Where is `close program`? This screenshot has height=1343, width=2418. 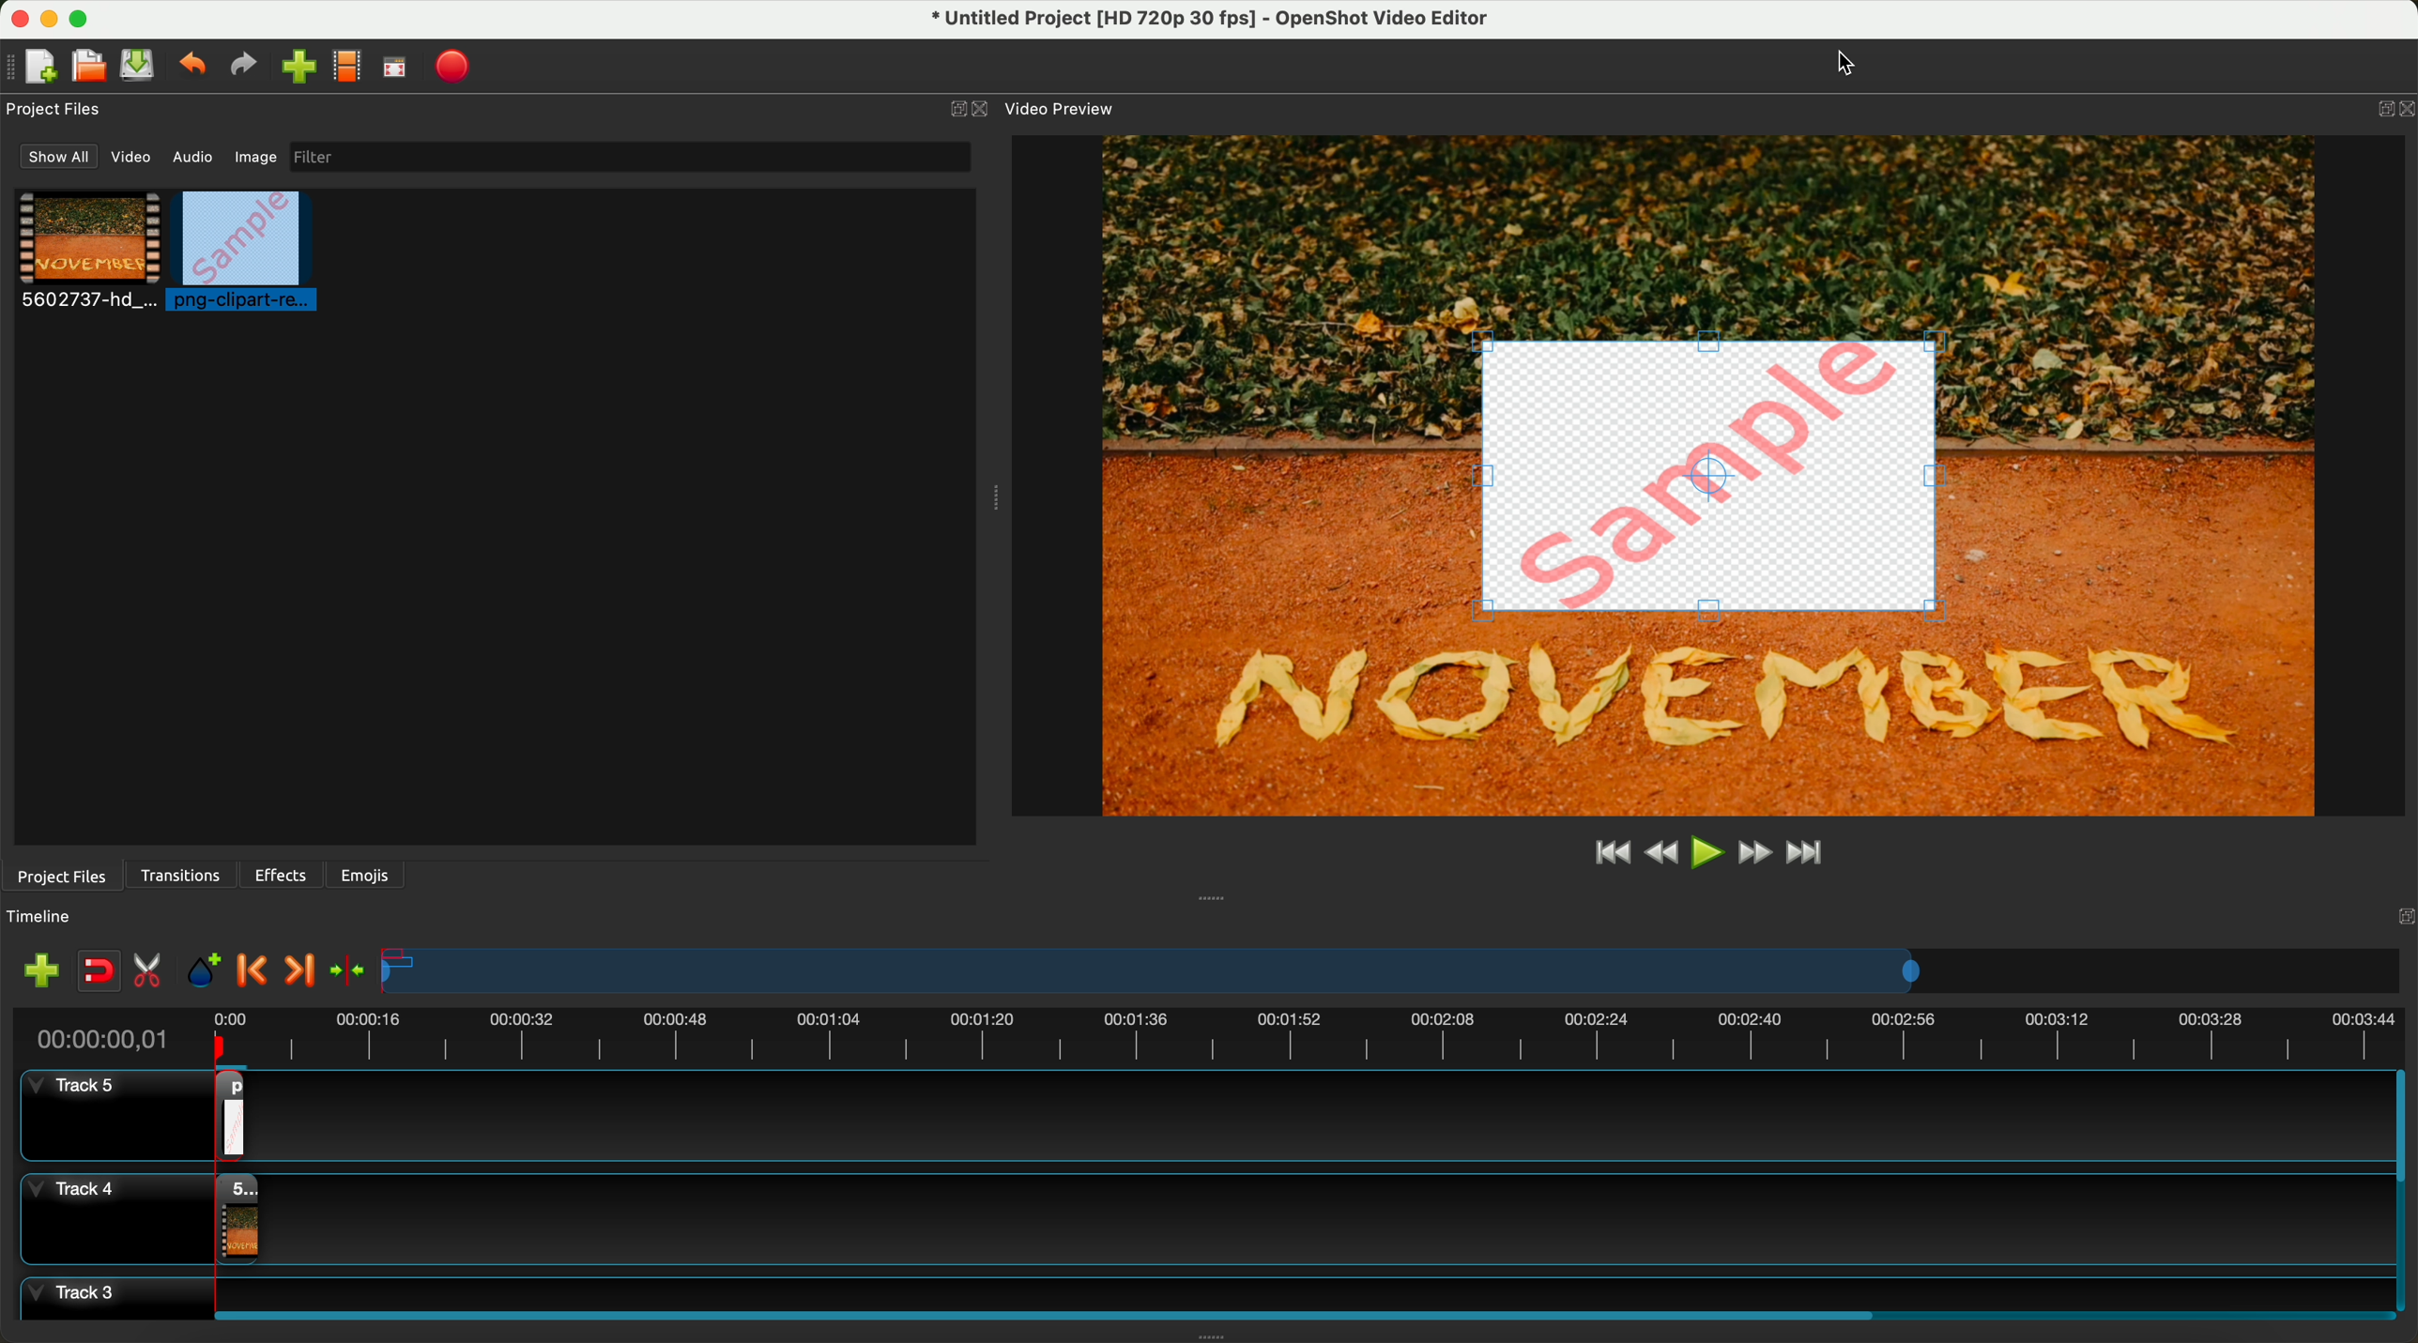
close program is located at coordinates (15, 16).